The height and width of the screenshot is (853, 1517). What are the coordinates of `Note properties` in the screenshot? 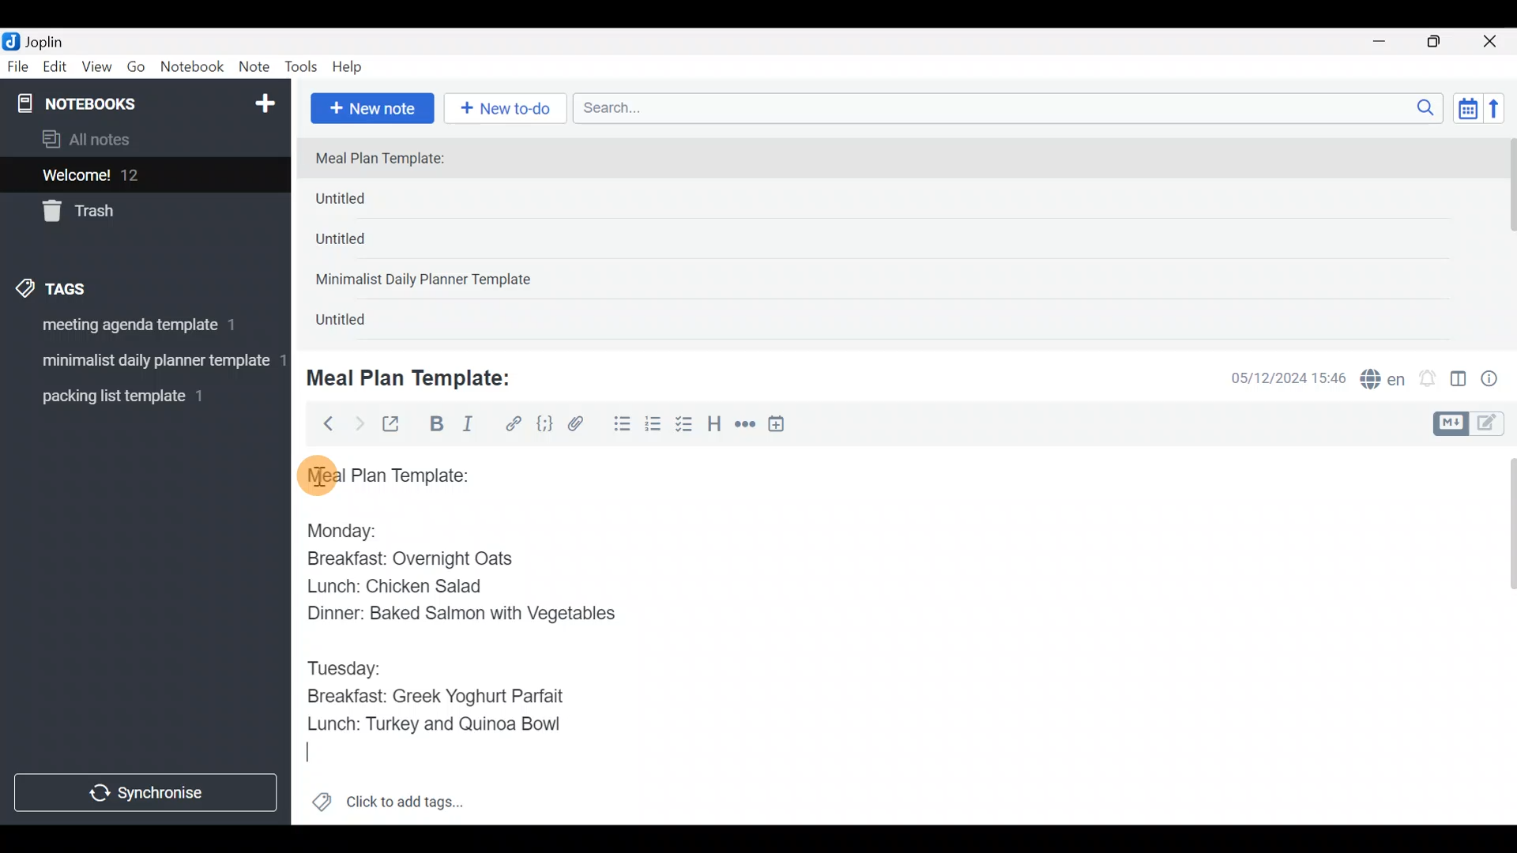 It's located at (1496, 380).